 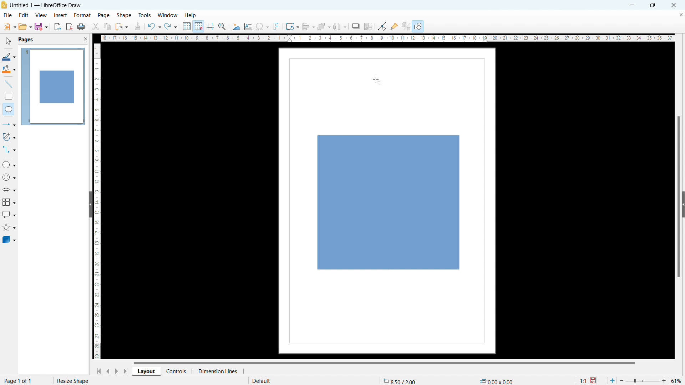 What do you see at coordinates (9, 228) in the screenshot?
I see `stars and banners` at bounding box center [9, 228].